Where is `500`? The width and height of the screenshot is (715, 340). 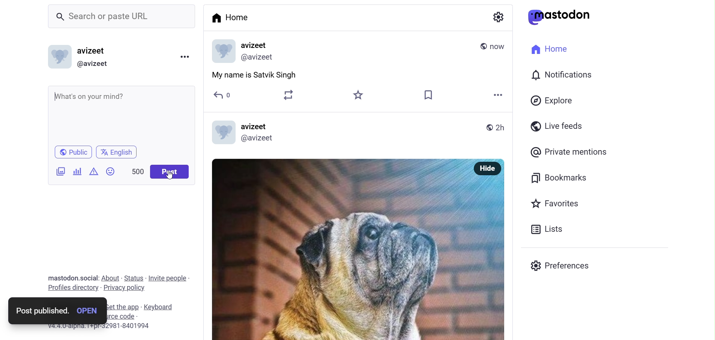 500 is located at coordinates (137, 171).